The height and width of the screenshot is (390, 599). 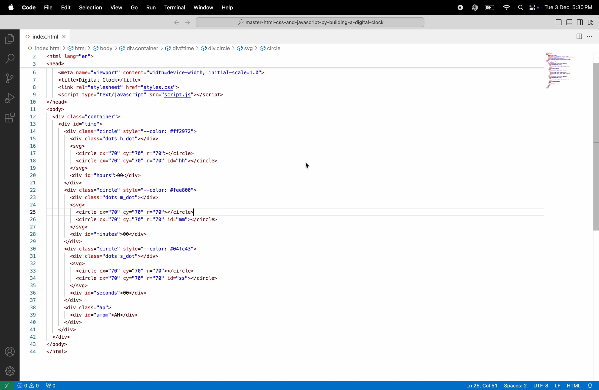 What do you see at coordinates (50, 385) in the screenshot?
I see `no active ports` at bounding box center [50, 385].